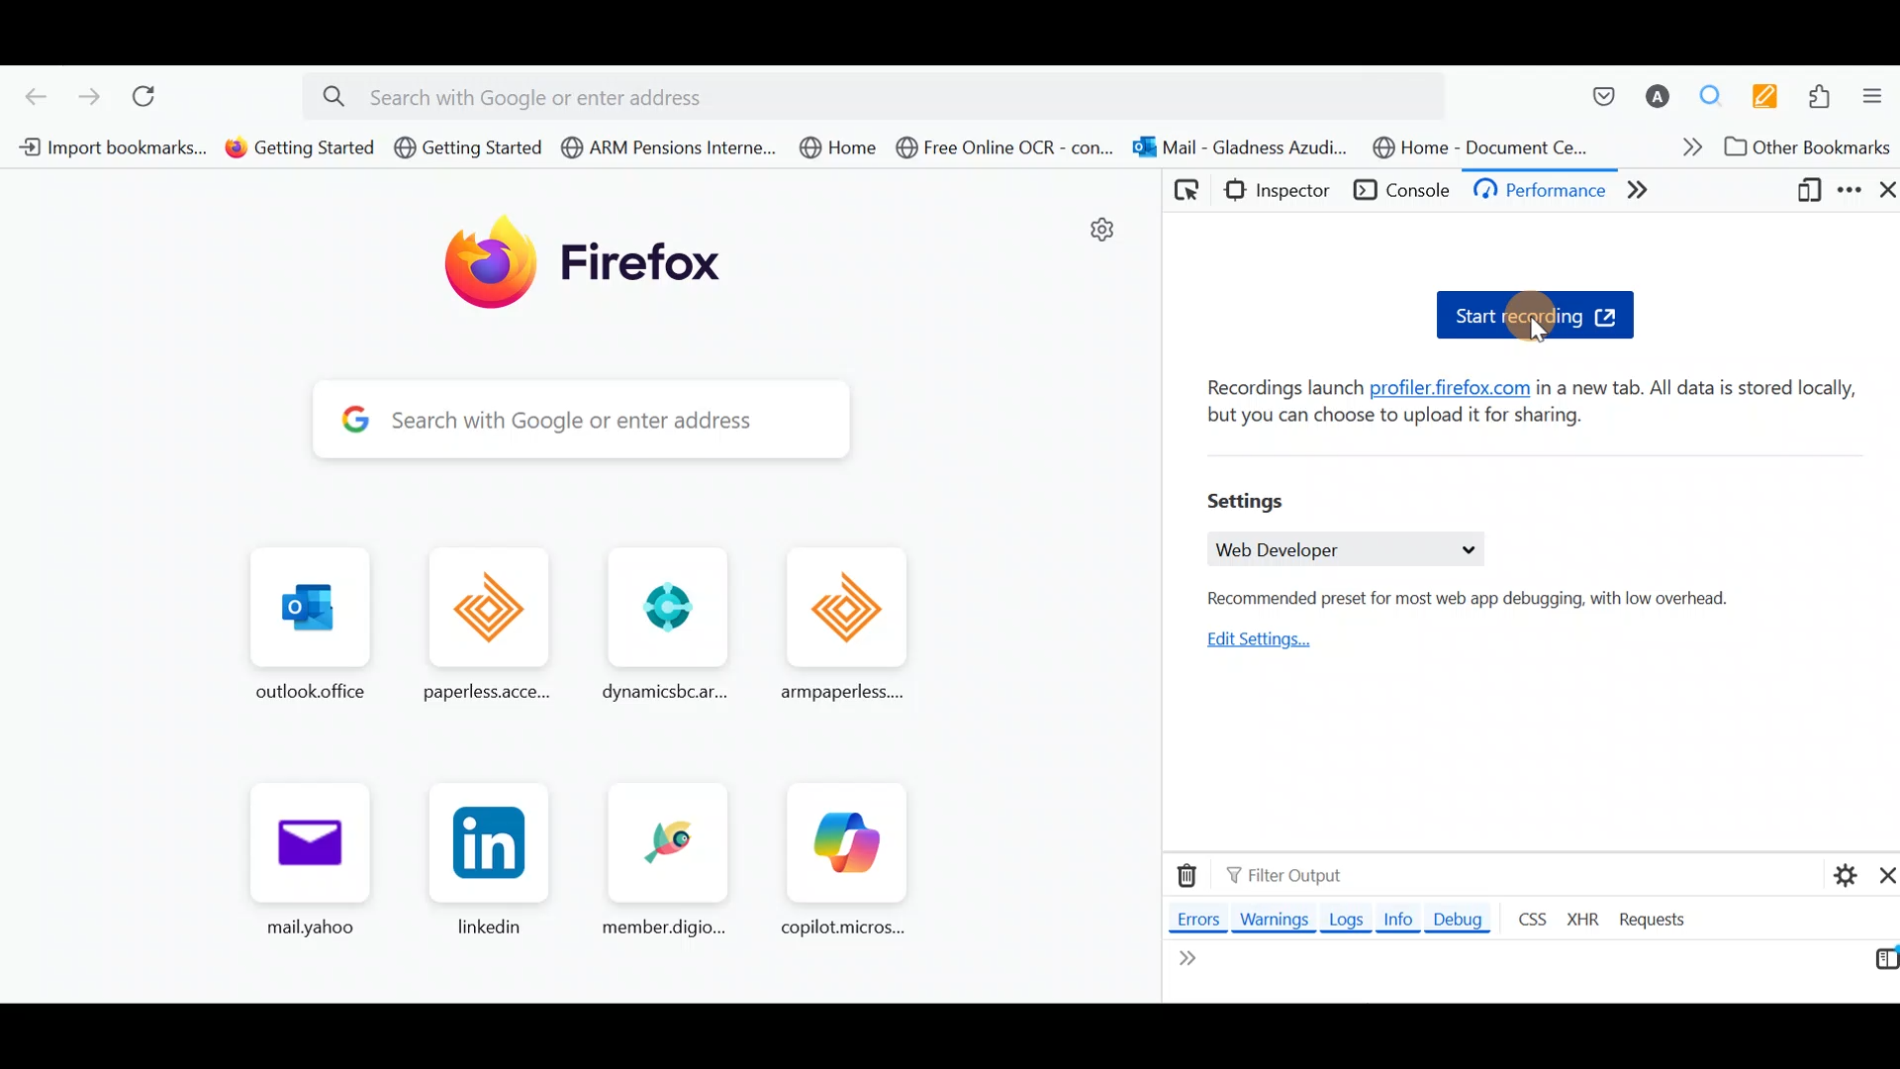 Image resolution: width=1900 pixels, height=1069 pixels. I want to click on Open application menu, so click(1877, 100).